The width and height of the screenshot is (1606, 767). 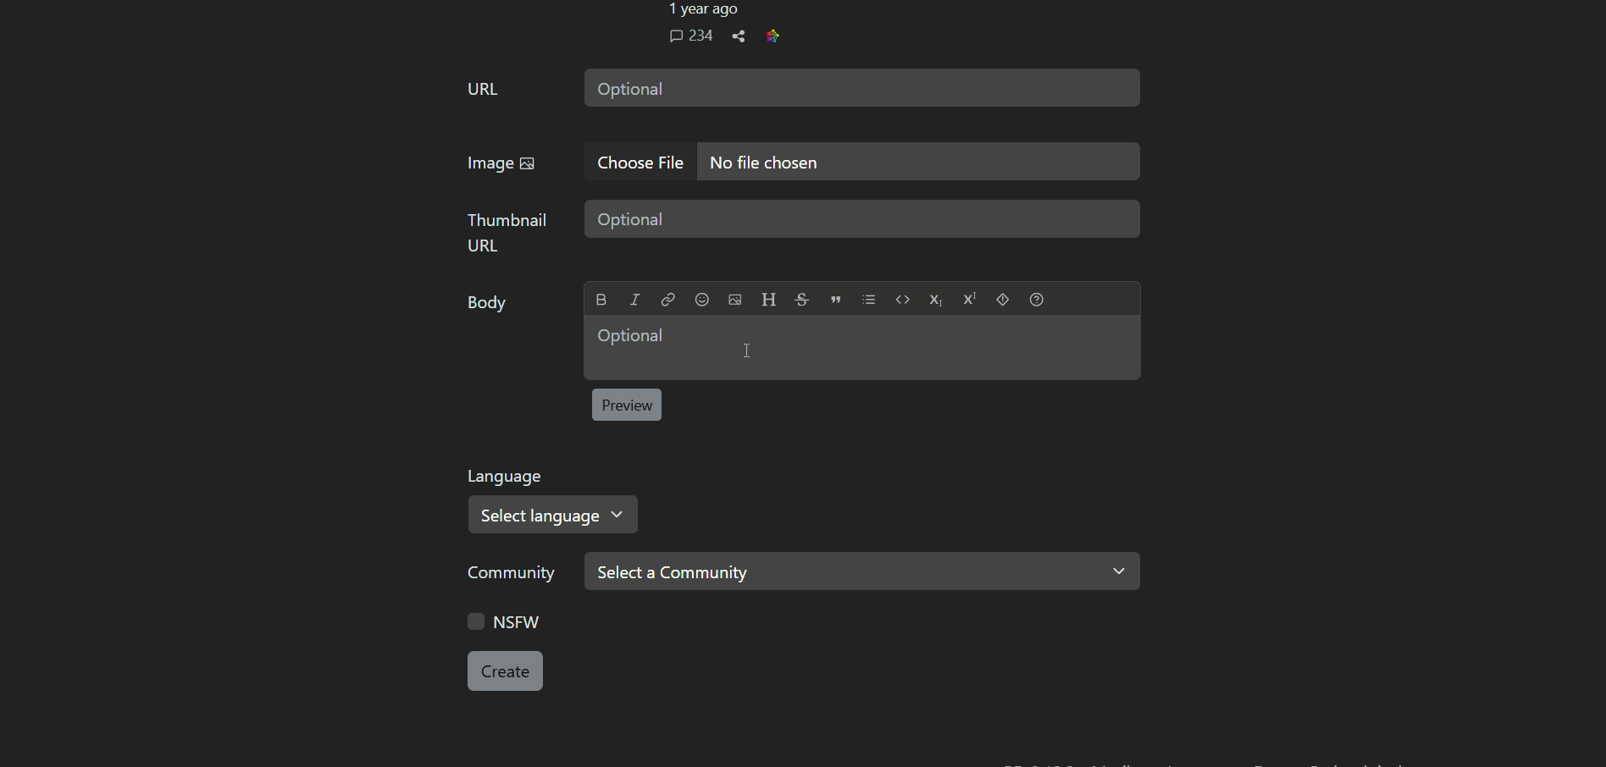 What do you see at coordinates (488, 303) in the screenshot?
I see `Body` at bounding box center [488, 303].